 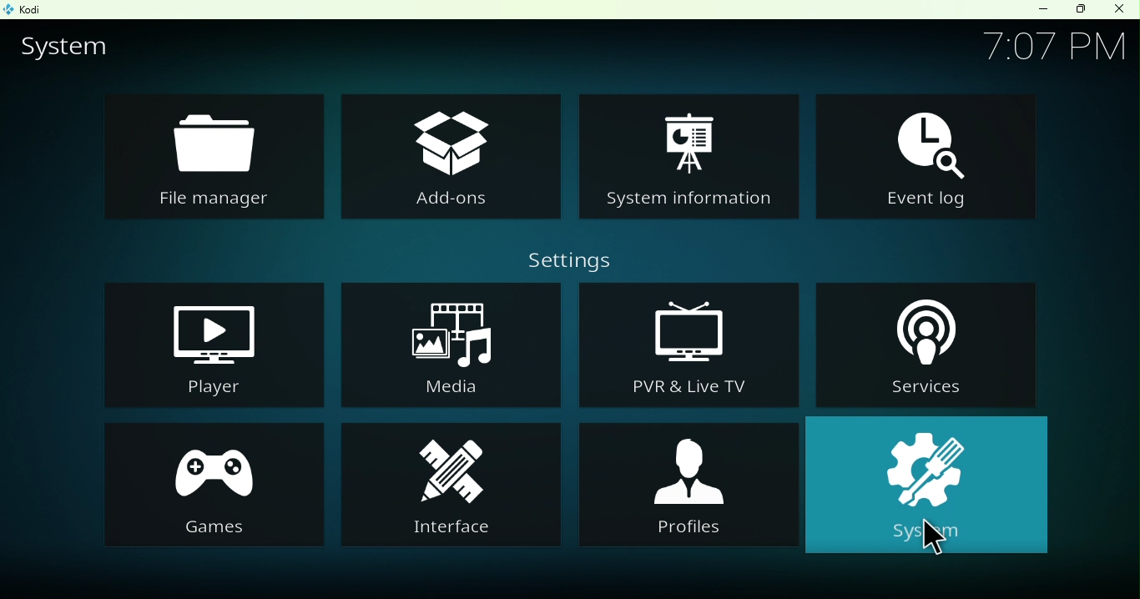 I want to click on Settings, so click(x=562, y=259).